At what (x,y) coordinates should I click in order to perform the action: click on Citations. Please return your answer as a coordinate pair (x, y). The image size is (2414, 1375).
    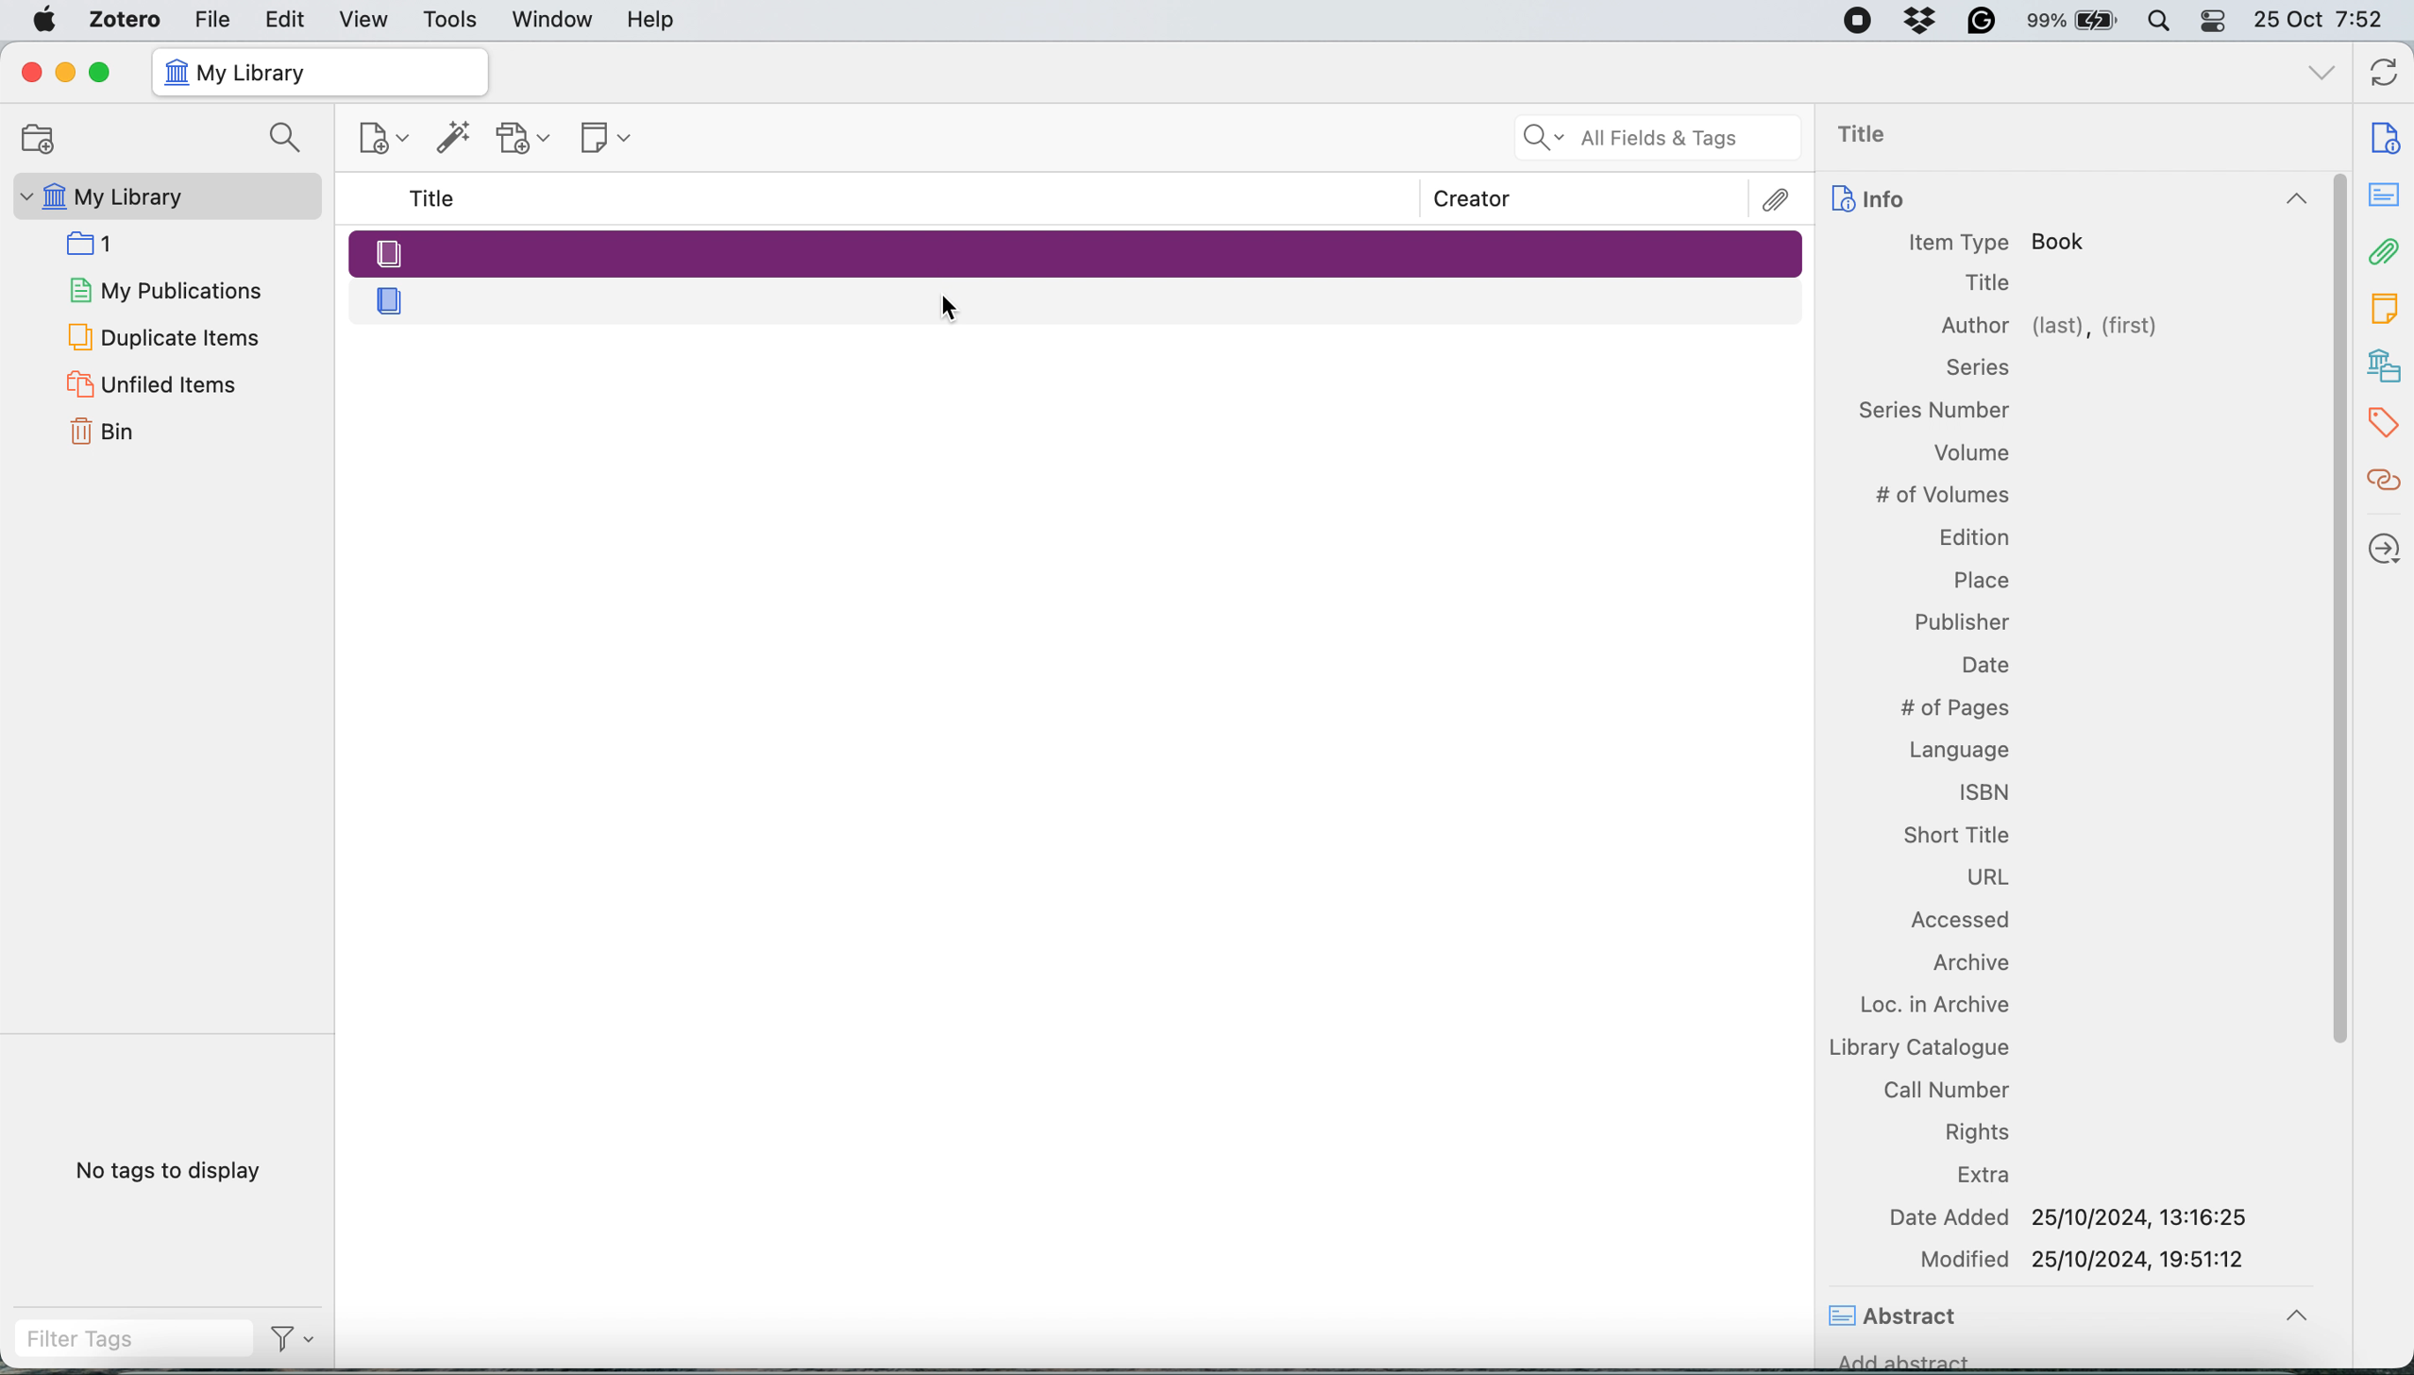
    Looking at the image, I should click on (2387, 481).